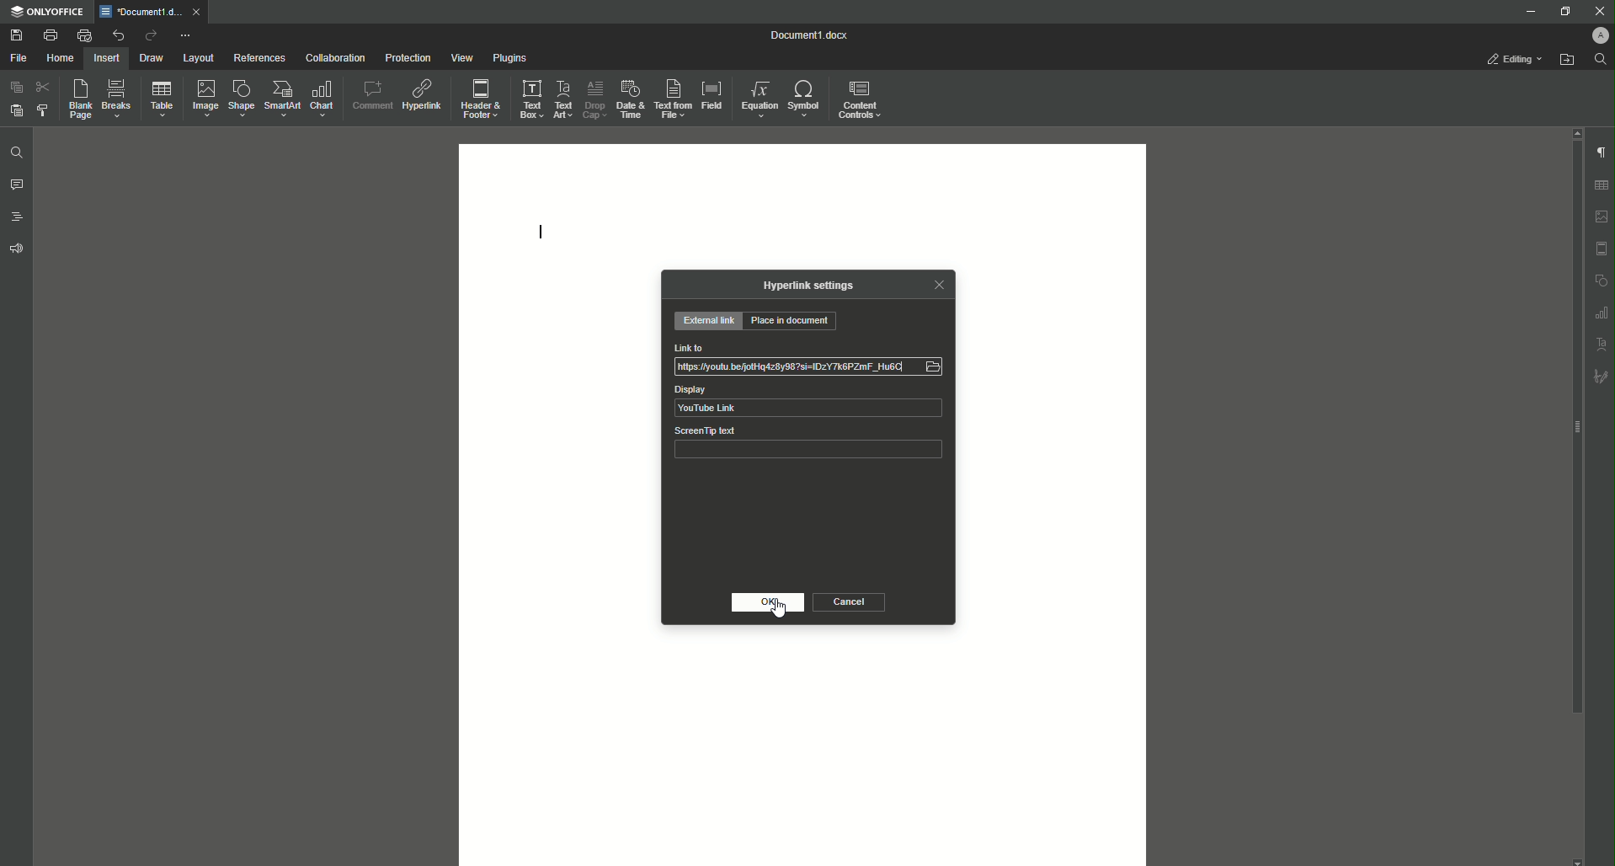 The image size is (1615, 866). What do you see at coordinates (1603, 376) in the screenshot?
I see `Signature settings` at bounding box center [1603, 376].